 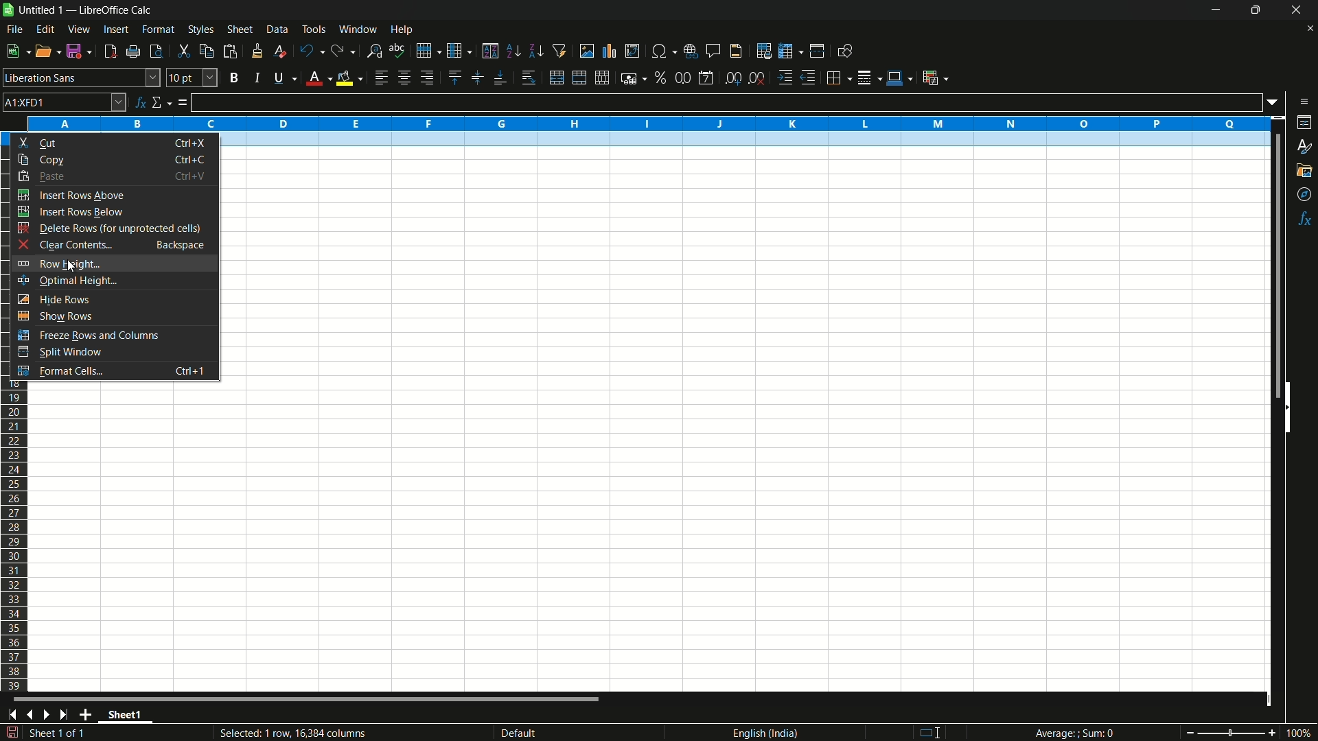 I want to click on navigator, so click(x=1305, y=195).